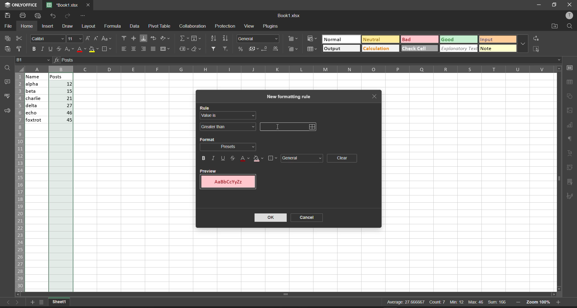 The image size is (577, 308). I want to click on current workbook, so click(61, 302).